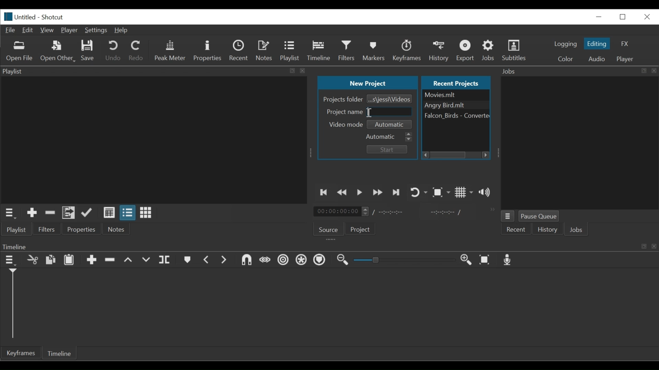  Describe the element at coordinates (342, 260) in the screenshot. I see `Zoom Timeline out` at that location.